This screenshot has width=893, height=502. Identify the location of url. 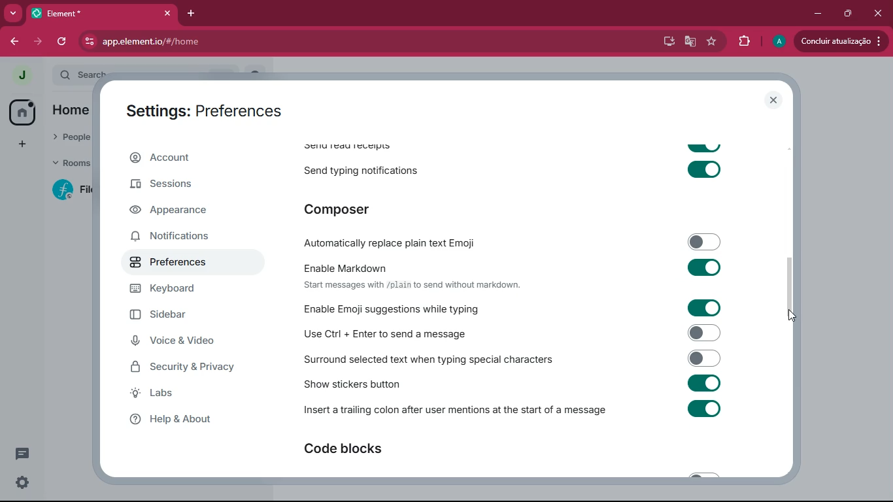
(196, 42).